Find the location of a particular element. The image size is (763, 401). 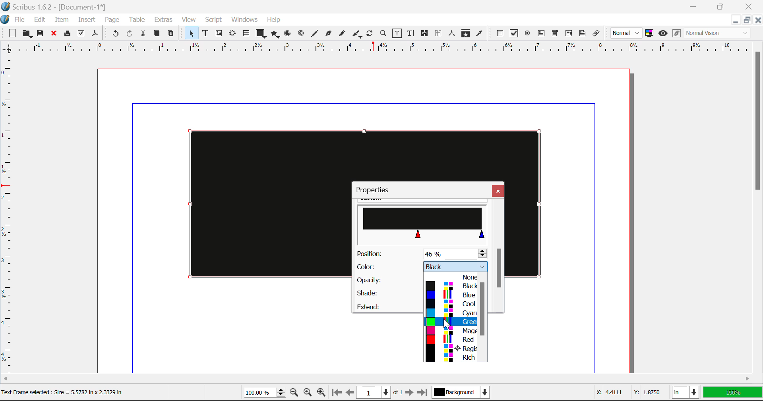

Previous Page is located at coordinates (350, 393).